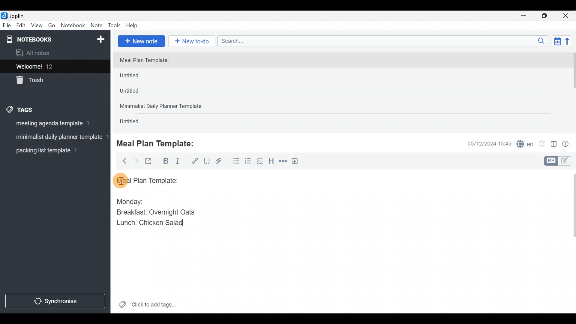  I want to click on Tag 2, so click(55, 138).